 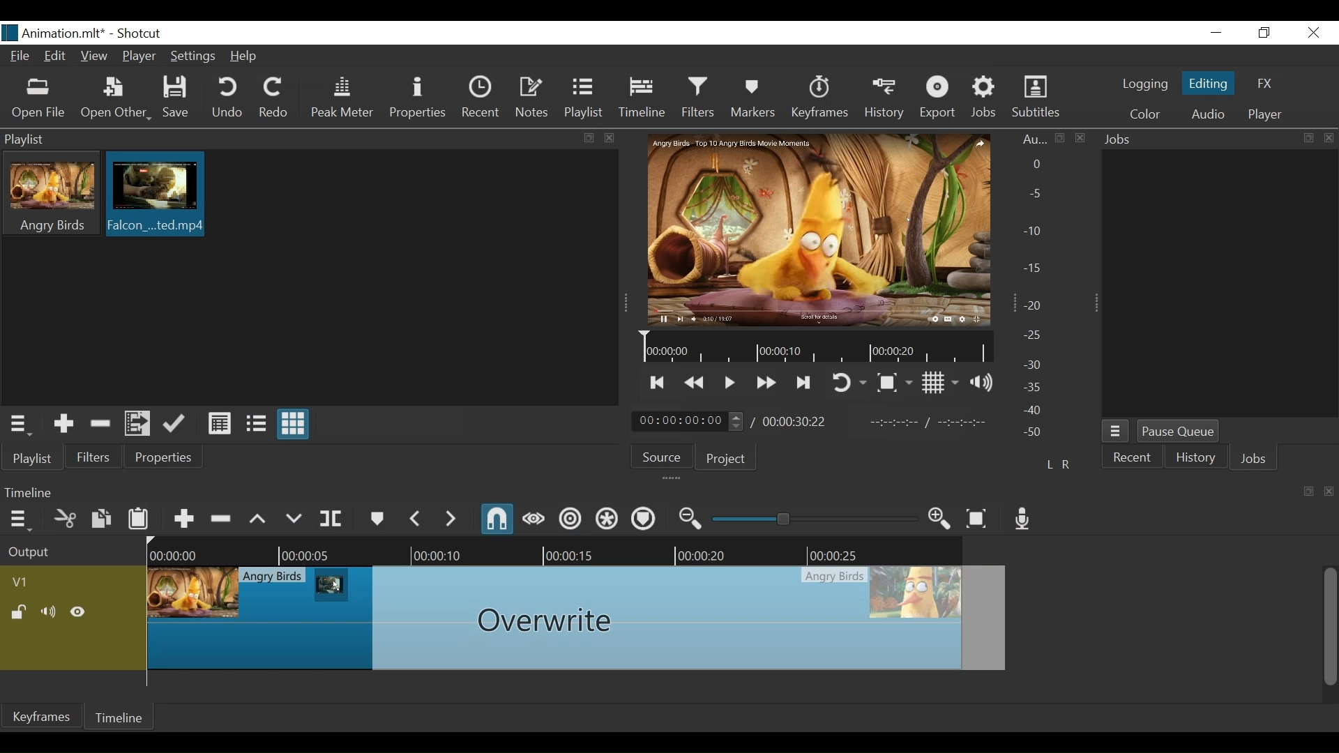 I want to click on Ripple all tracks, so click(x=607, y=519).